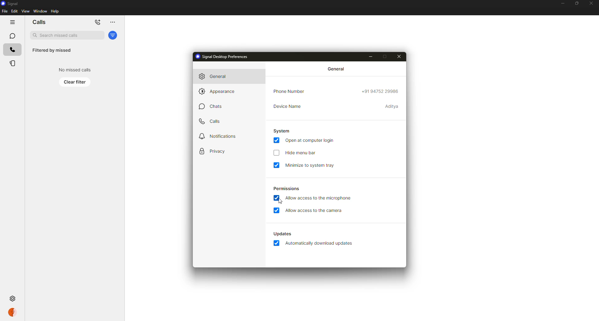 Image resolution: width=599 pixels, height=321 pixels. Describe the element at coordinates (5, 12) in the screenshot. I see `file` at that location.